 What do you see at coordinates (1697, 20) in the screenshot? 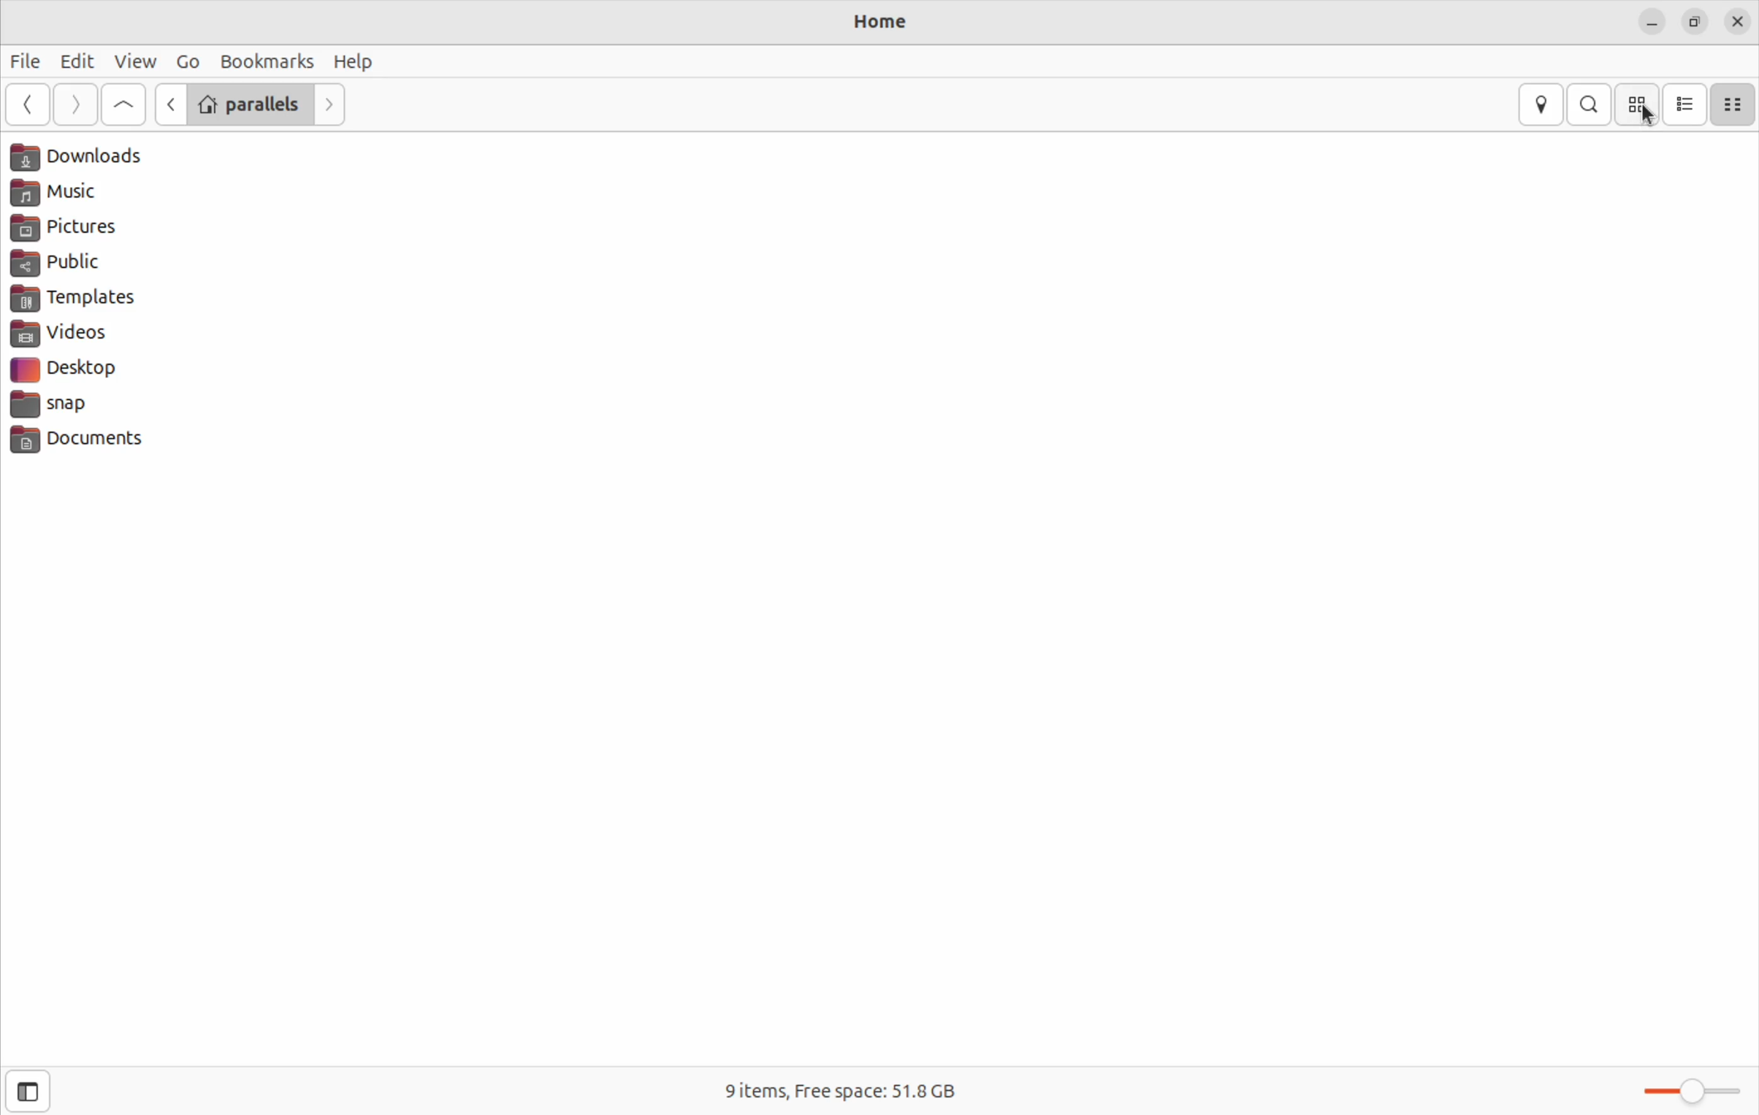
I see `resize` at bounding box center [1697, 20].